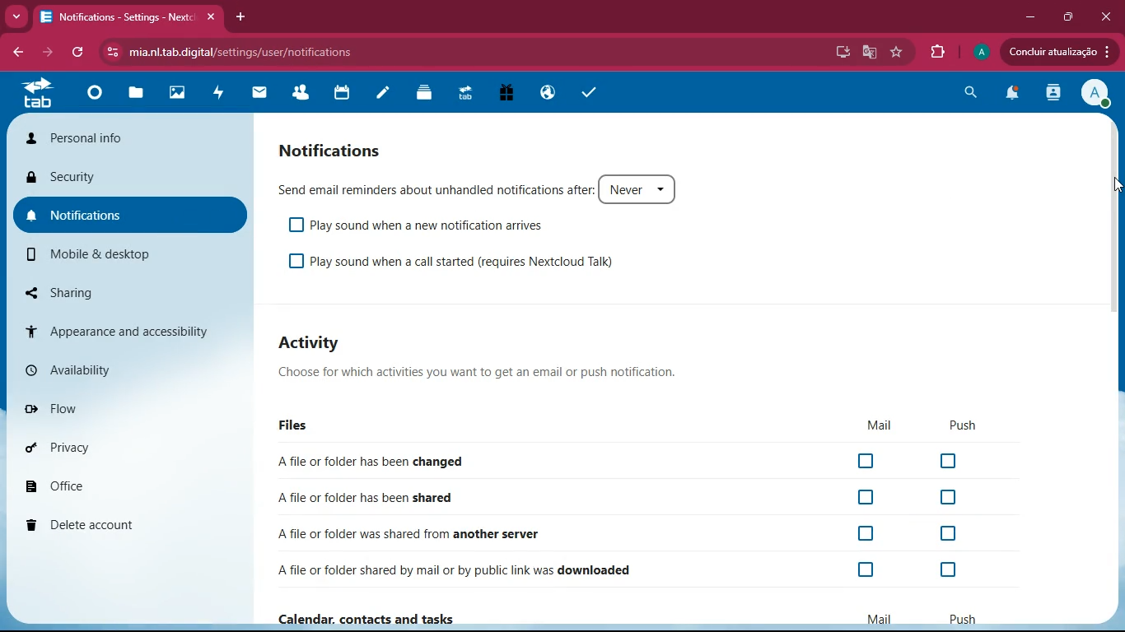 The width and height of the screenshot is (1125, 632). I want to click on Afile or folder has been shared, so click(369, 499).